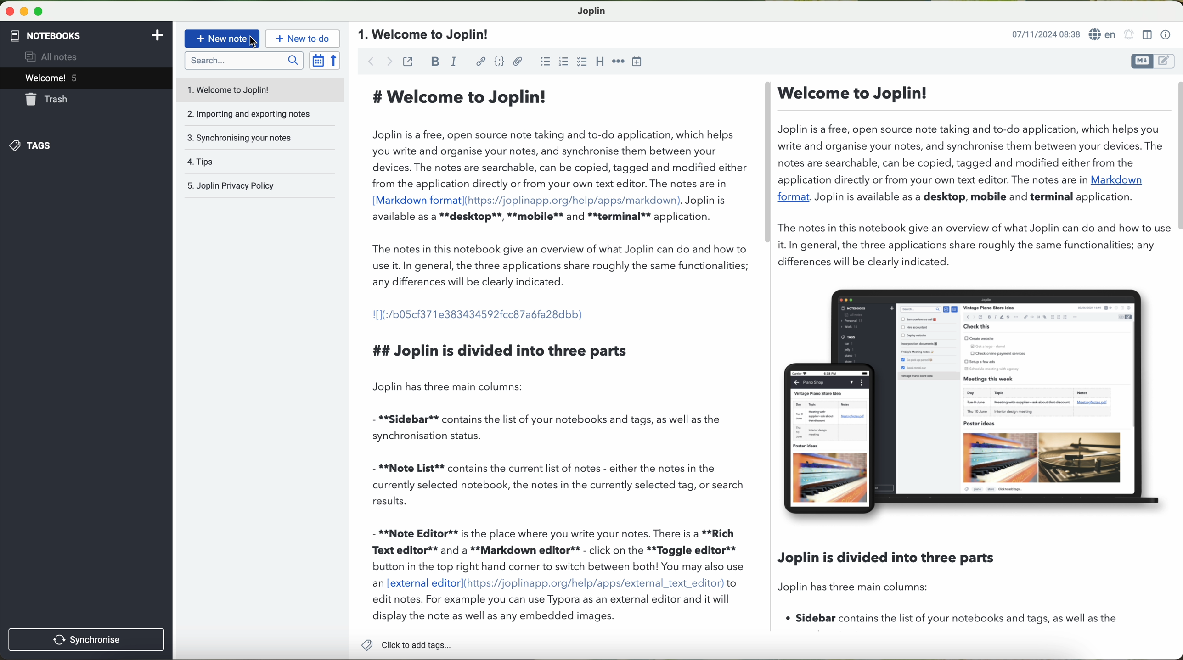 The width and height of the screenshot is (1183, 660). Describe the element at coordinates (87, 640) in the screenshot. I see `synchronise button` at that location.